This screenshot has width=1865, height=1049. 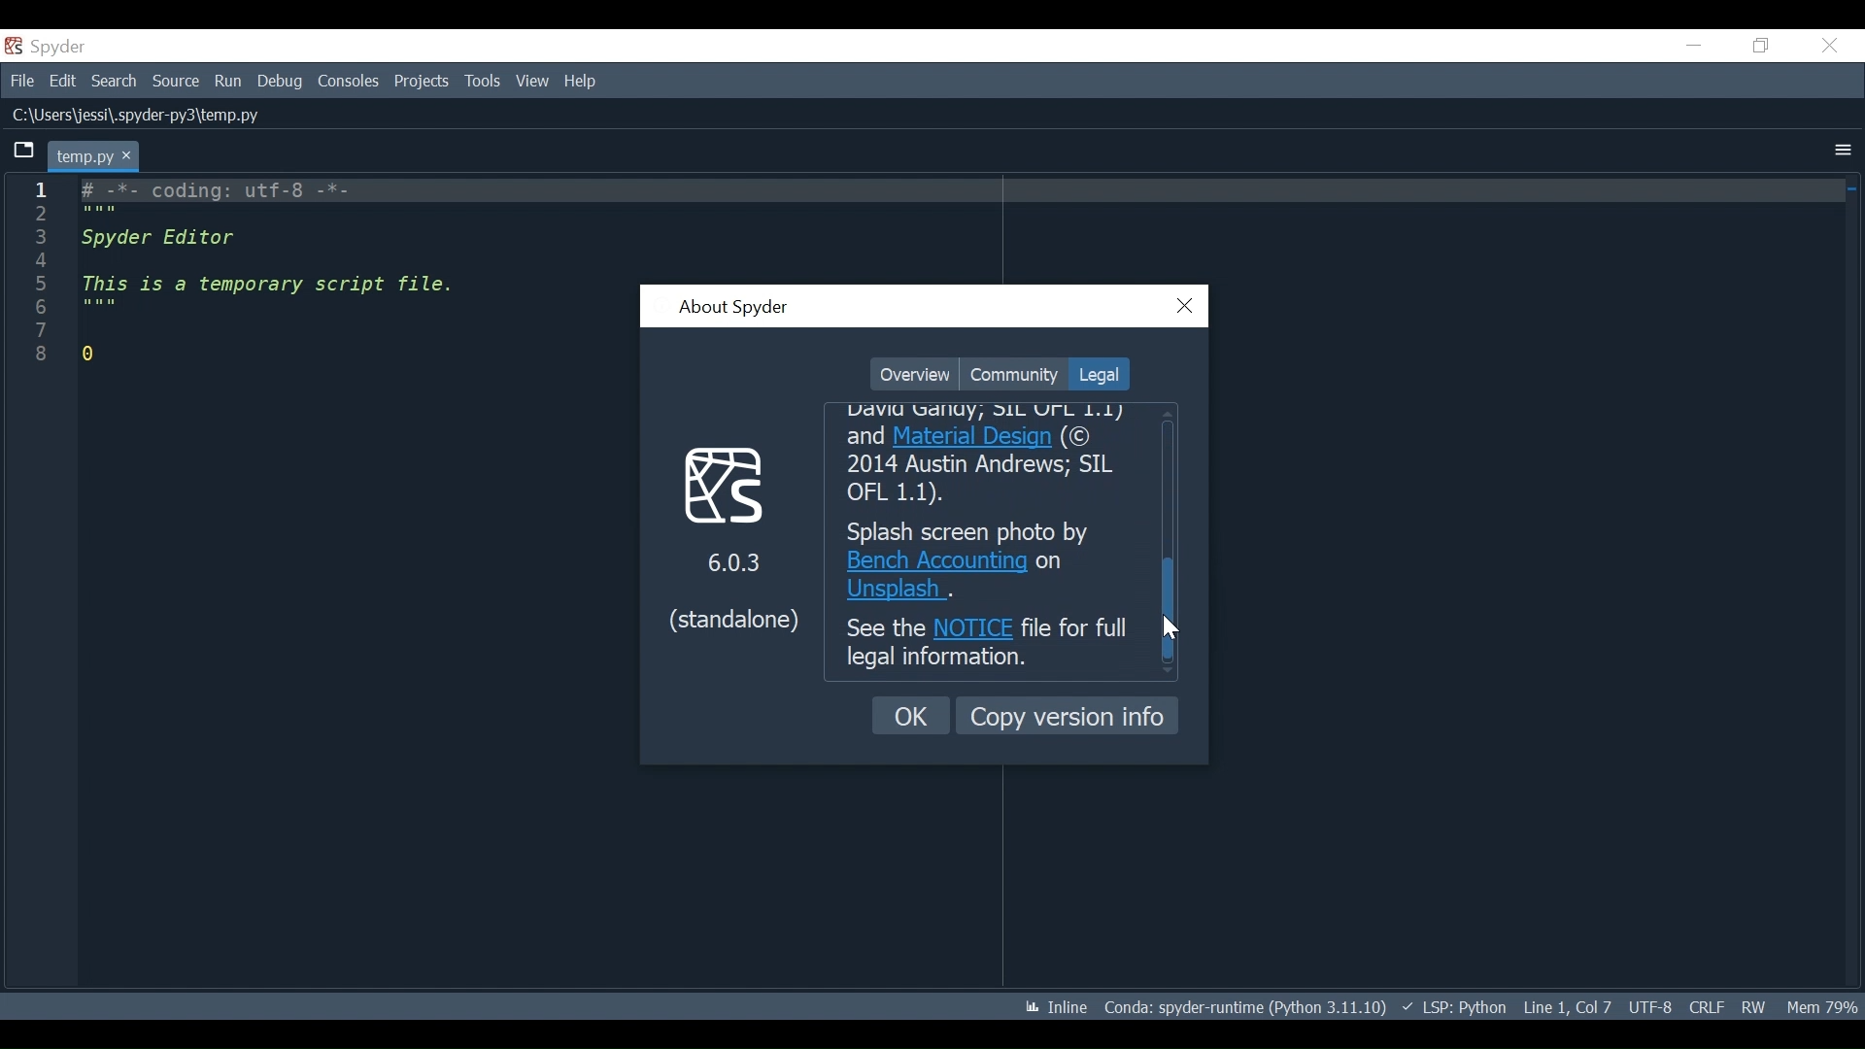 What do you see at coordinates (229, 83) in the screenshot?
I see `Run` at bounding box center [229, 83].